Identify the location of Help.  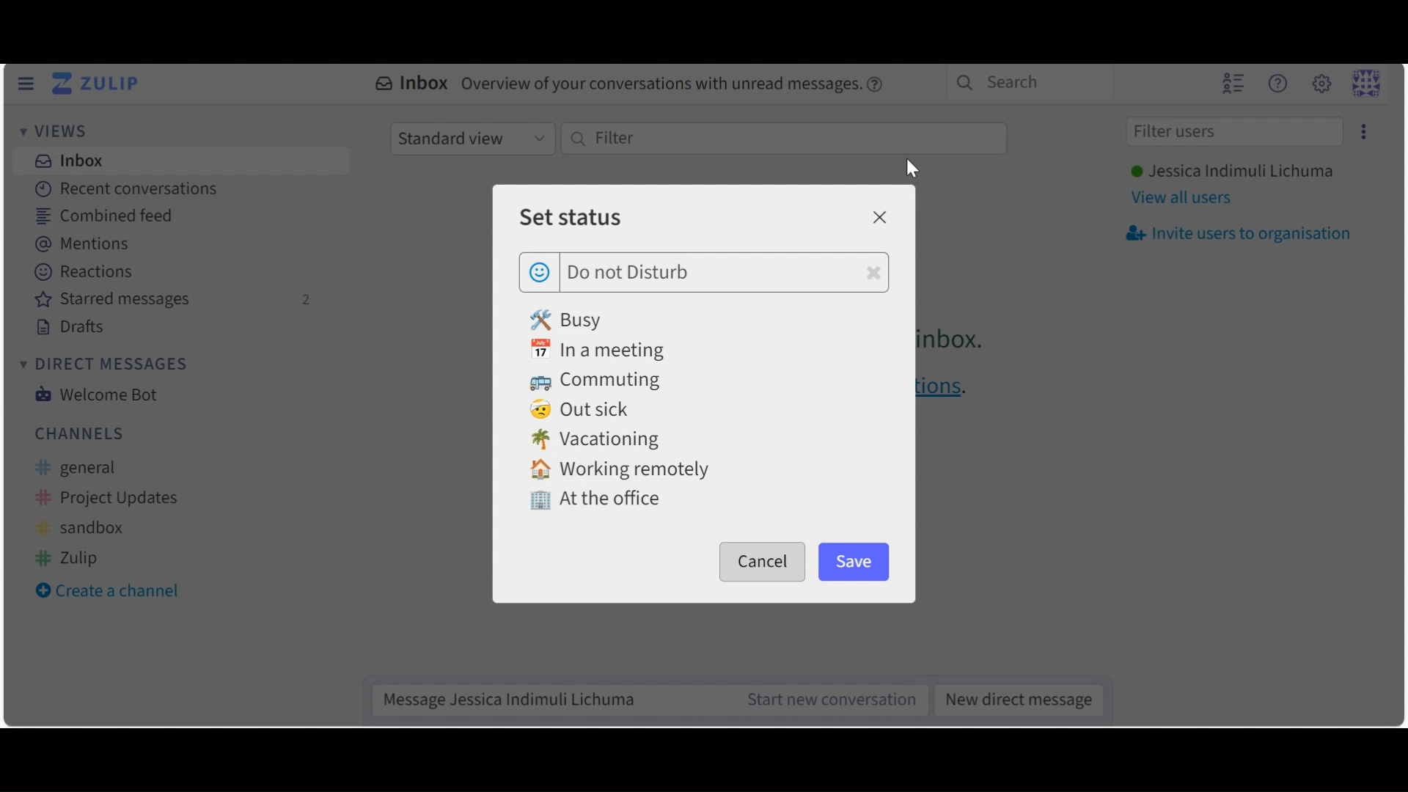
(1277, 84).